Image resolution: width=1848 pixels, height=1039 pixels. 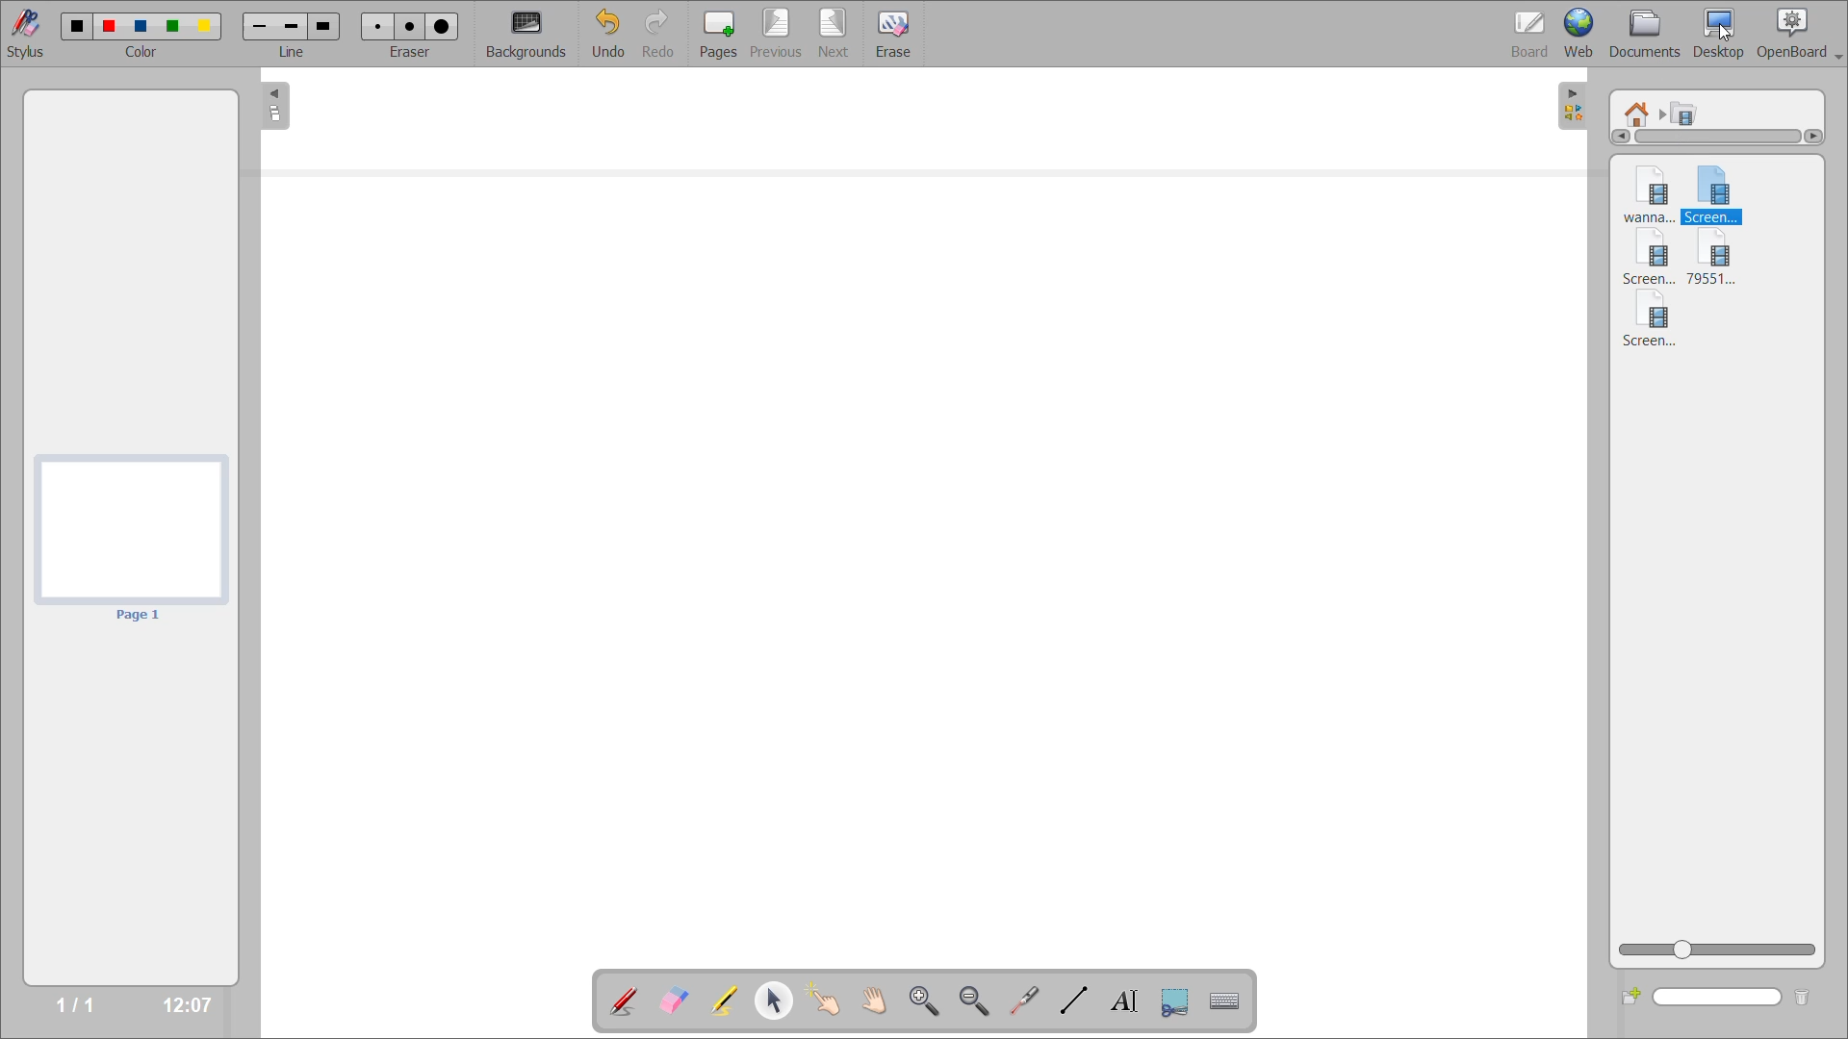 What do you see at coordinates (895, 36) in the screenshot?
I see `erase` at bounding box center [895, 36].